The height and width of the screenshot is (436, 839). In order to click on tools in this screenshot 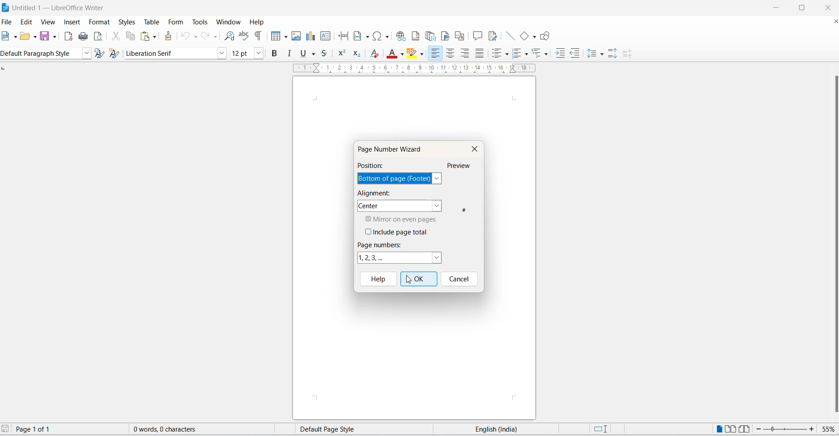, I will do `click(200, 22)`.